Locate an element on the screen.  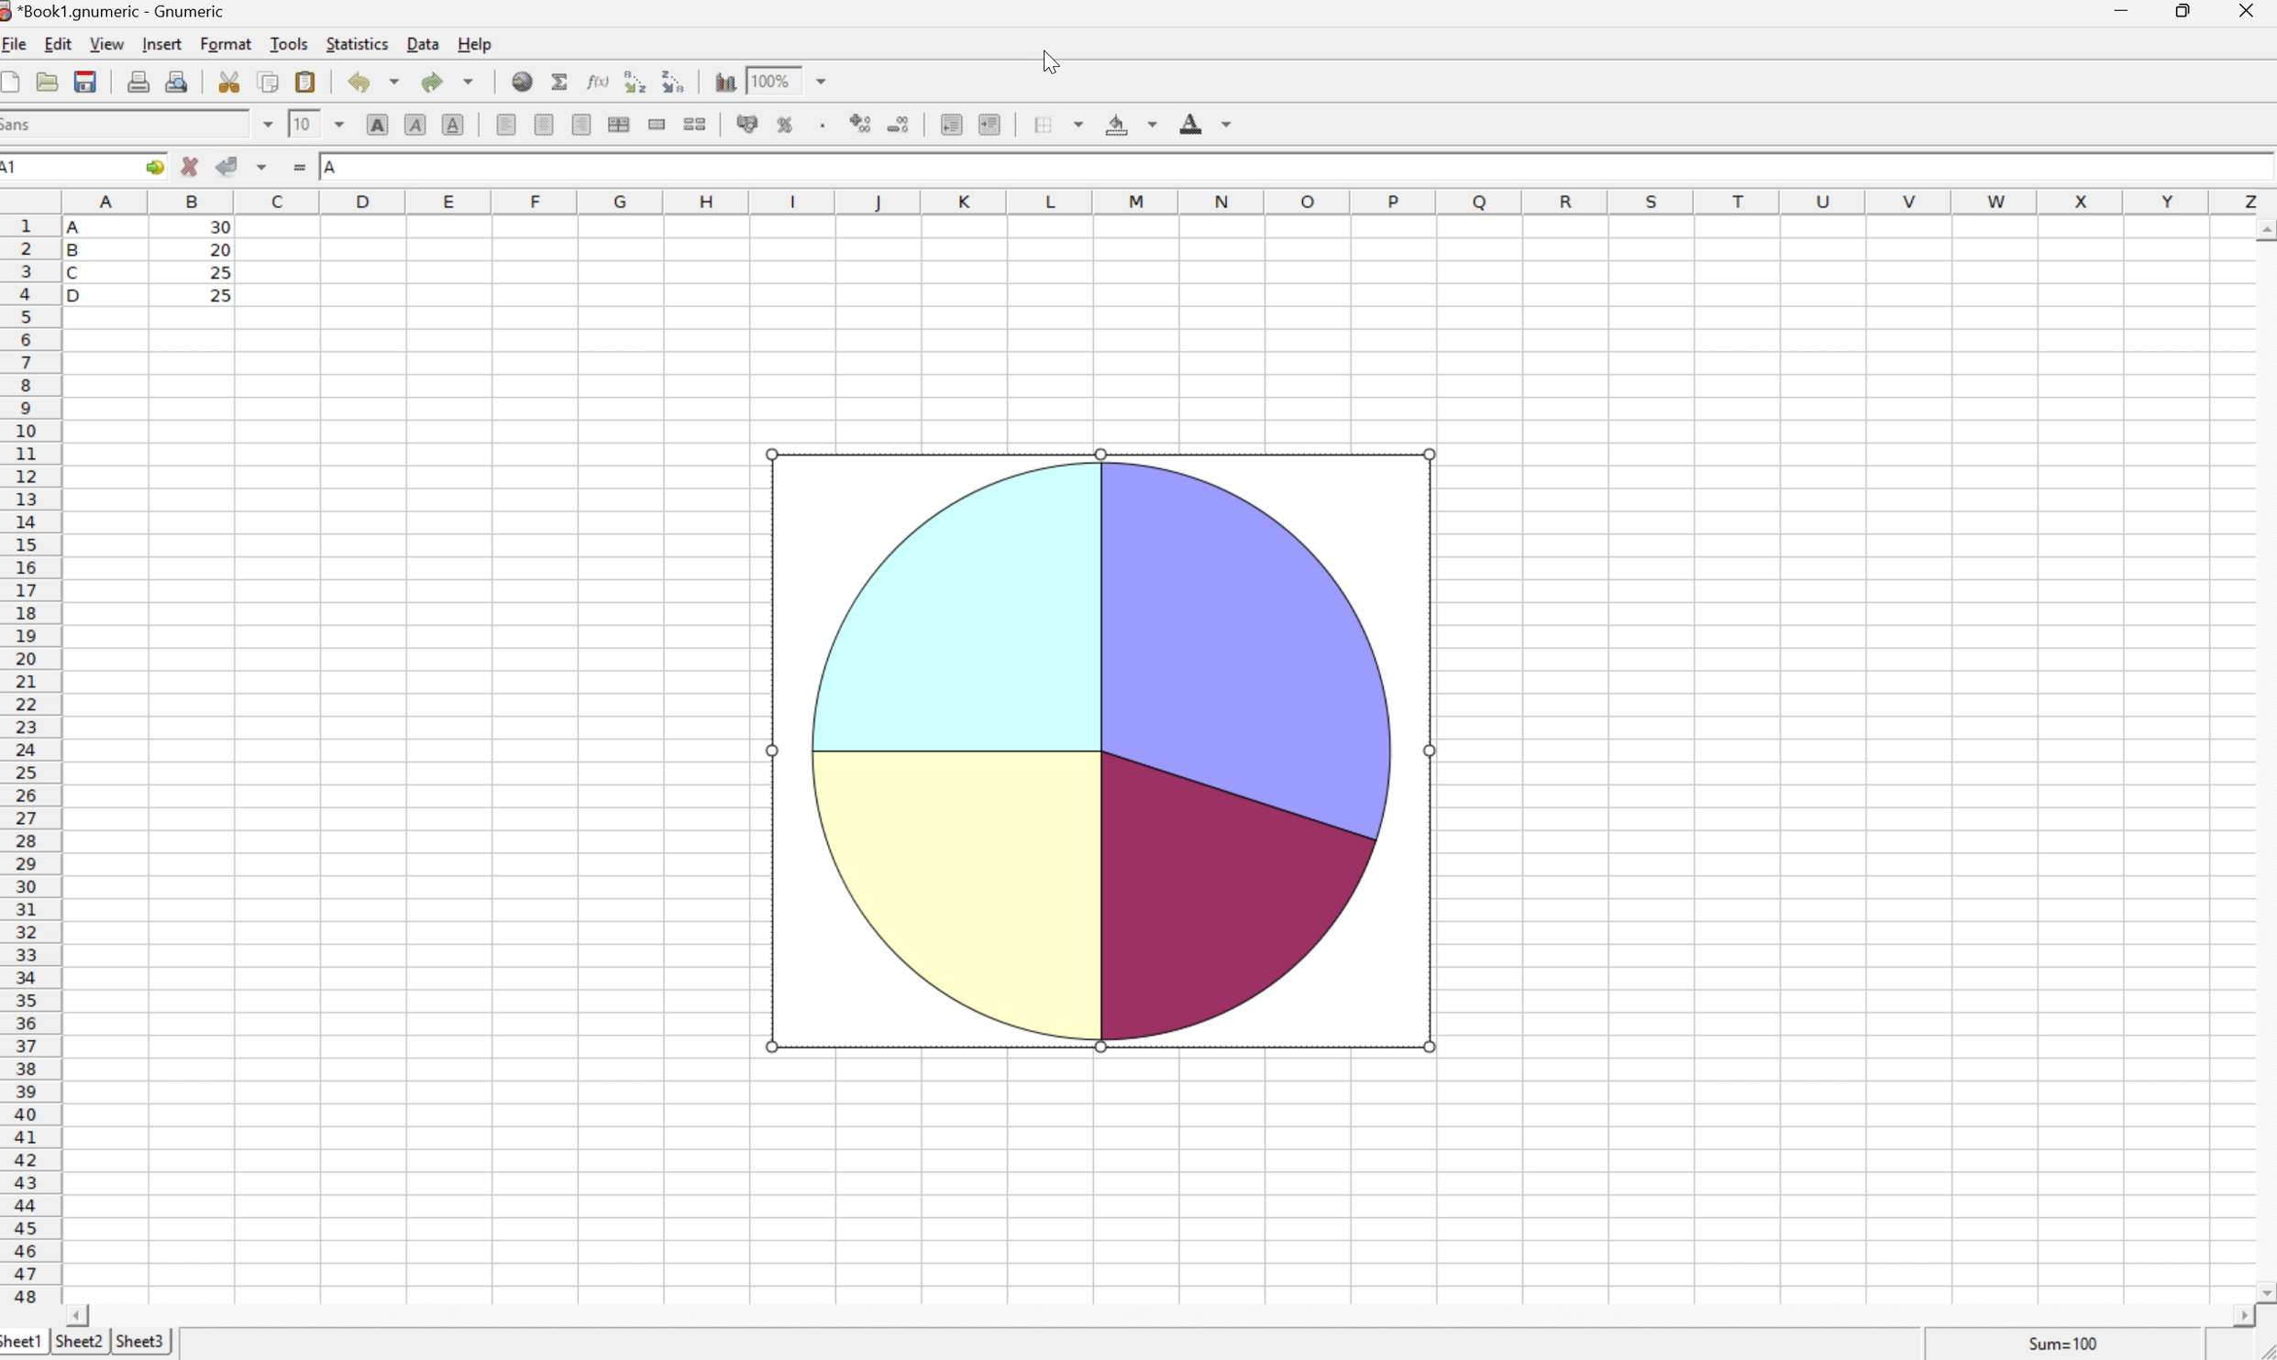
Insert is located at coordinates (165, 45).